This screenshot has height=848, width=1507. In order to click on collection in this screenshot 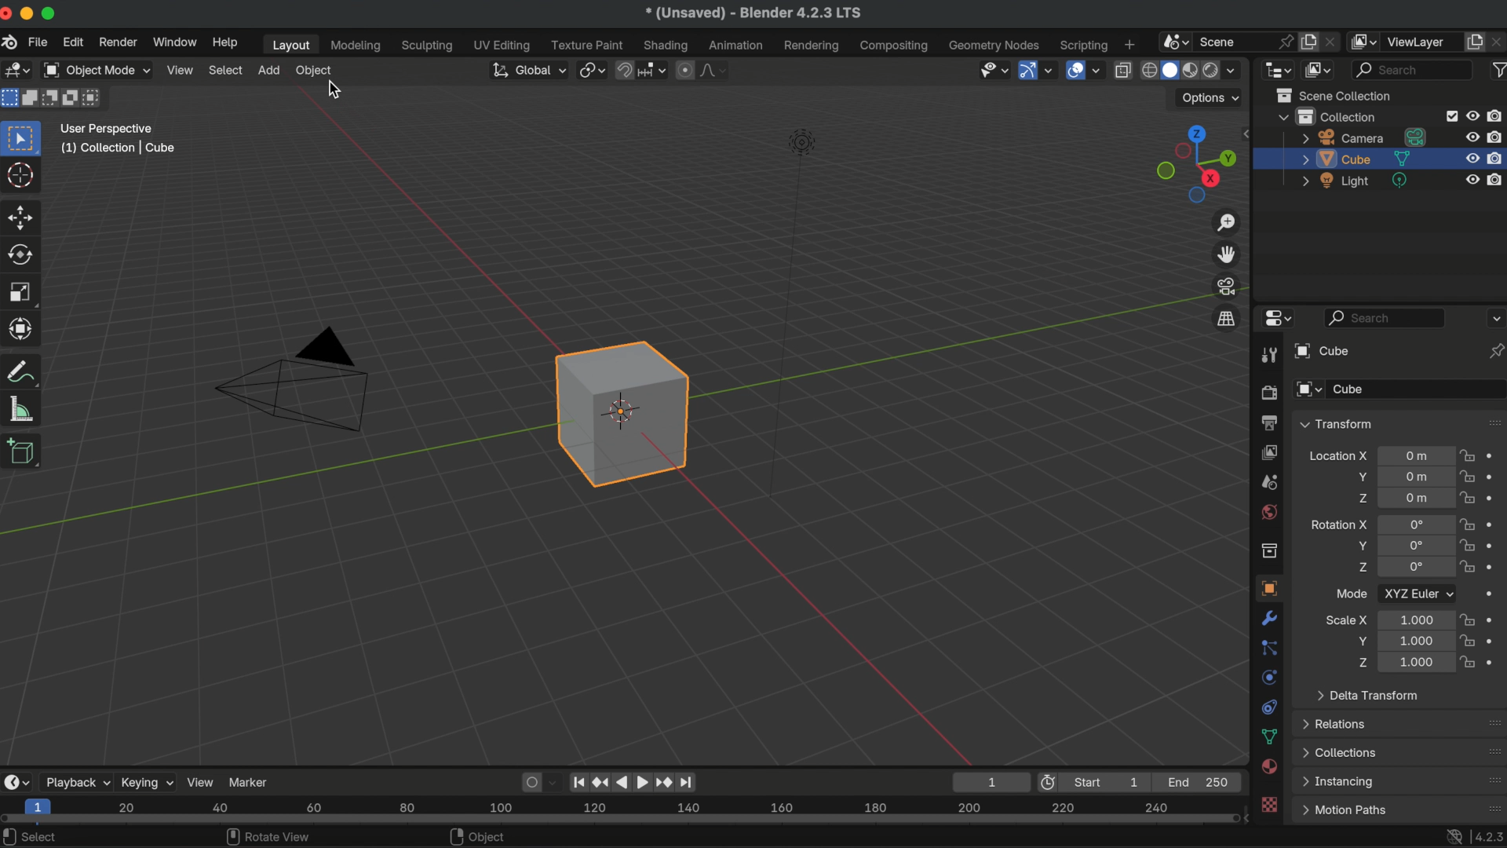, I will do `click(1268, 550)`.